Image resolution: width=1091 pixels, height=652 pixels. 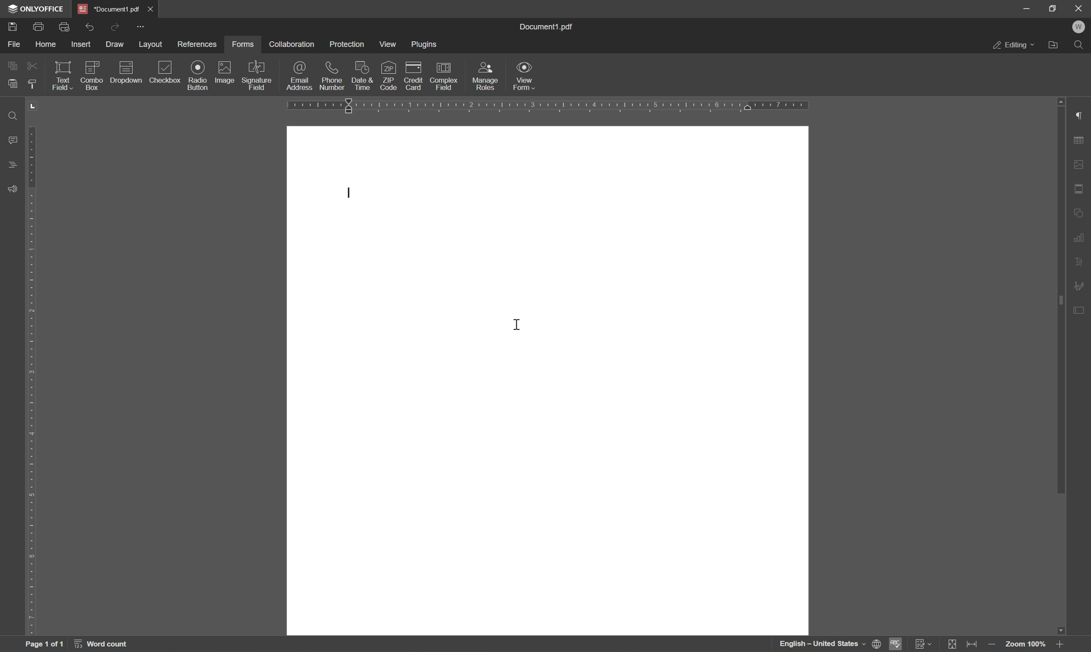 I want to click on email address, so click(x=297, y=76).